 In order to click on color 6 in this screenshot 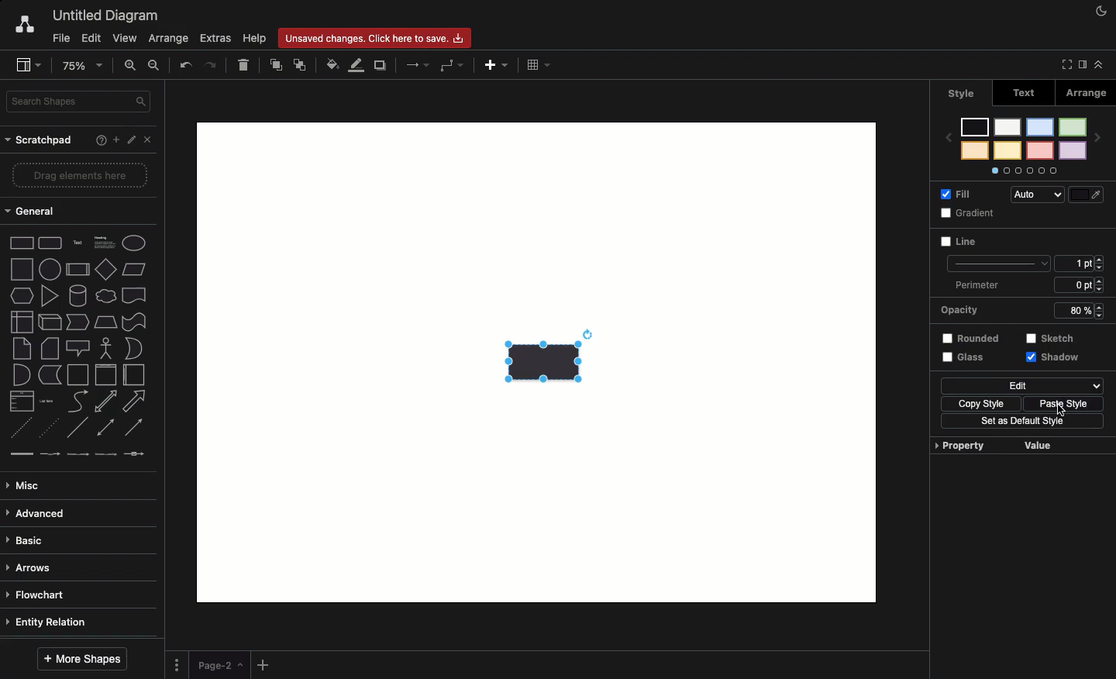, I will do `click(1007, 151)`.